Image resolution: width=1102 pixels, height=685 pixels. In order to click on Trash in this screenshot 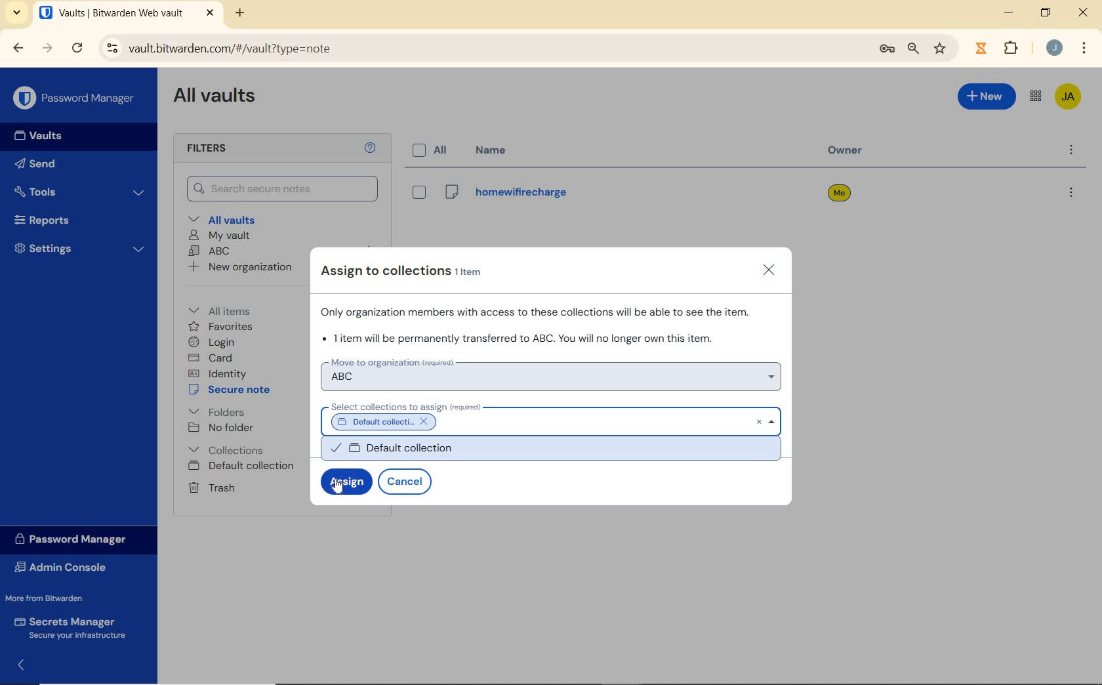, I will do `click(211, 488)`.